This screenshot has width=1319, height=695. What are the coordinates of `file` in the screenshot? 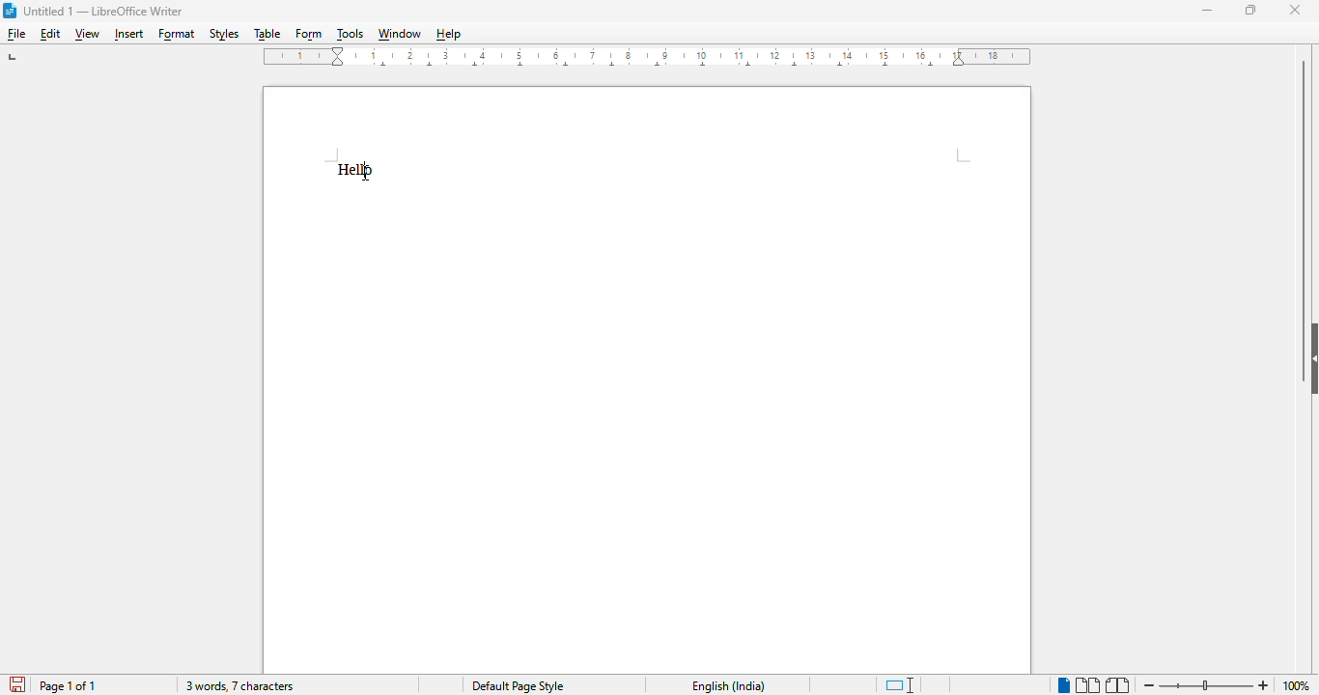 It's located at (17, 35).